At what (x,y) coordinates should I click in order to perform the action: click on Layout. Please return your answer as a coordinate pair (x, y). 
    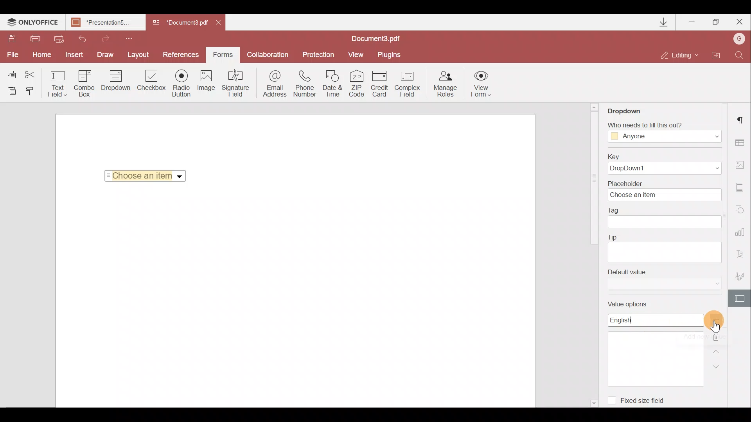
    Looking at the image, I should click on (139, 54).